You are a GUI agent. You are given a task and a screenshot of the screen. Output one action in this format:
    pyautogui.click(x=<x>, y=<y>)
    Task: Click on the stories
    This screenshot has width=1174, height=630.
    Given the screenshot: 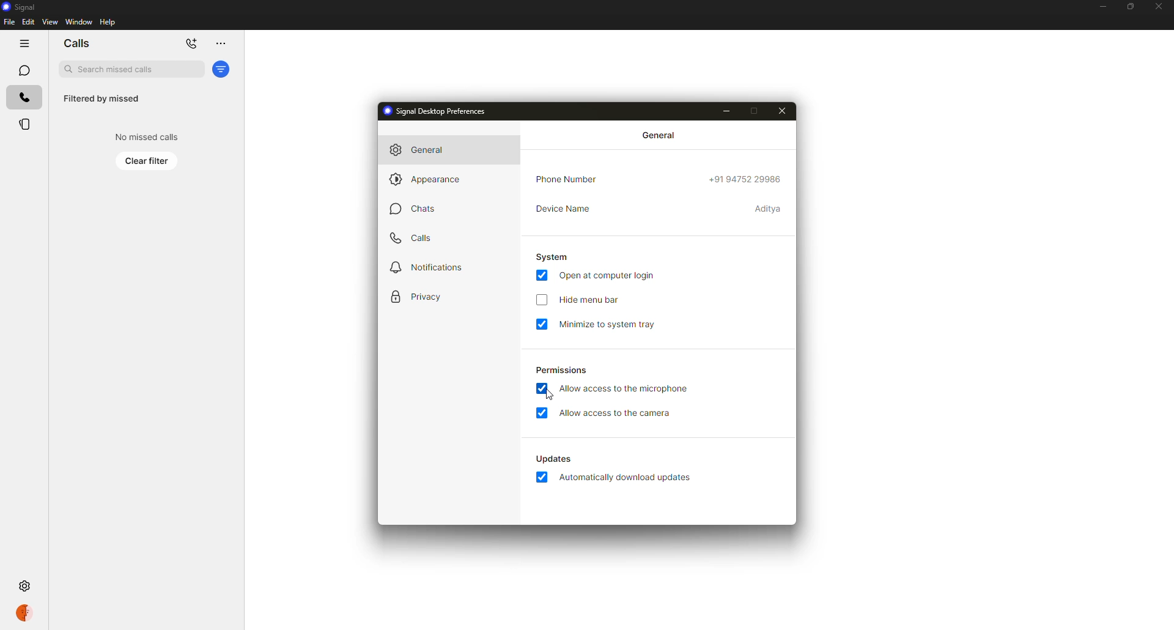 What is the action you would take?
    pyautogui.click(x=26, y=124)
    